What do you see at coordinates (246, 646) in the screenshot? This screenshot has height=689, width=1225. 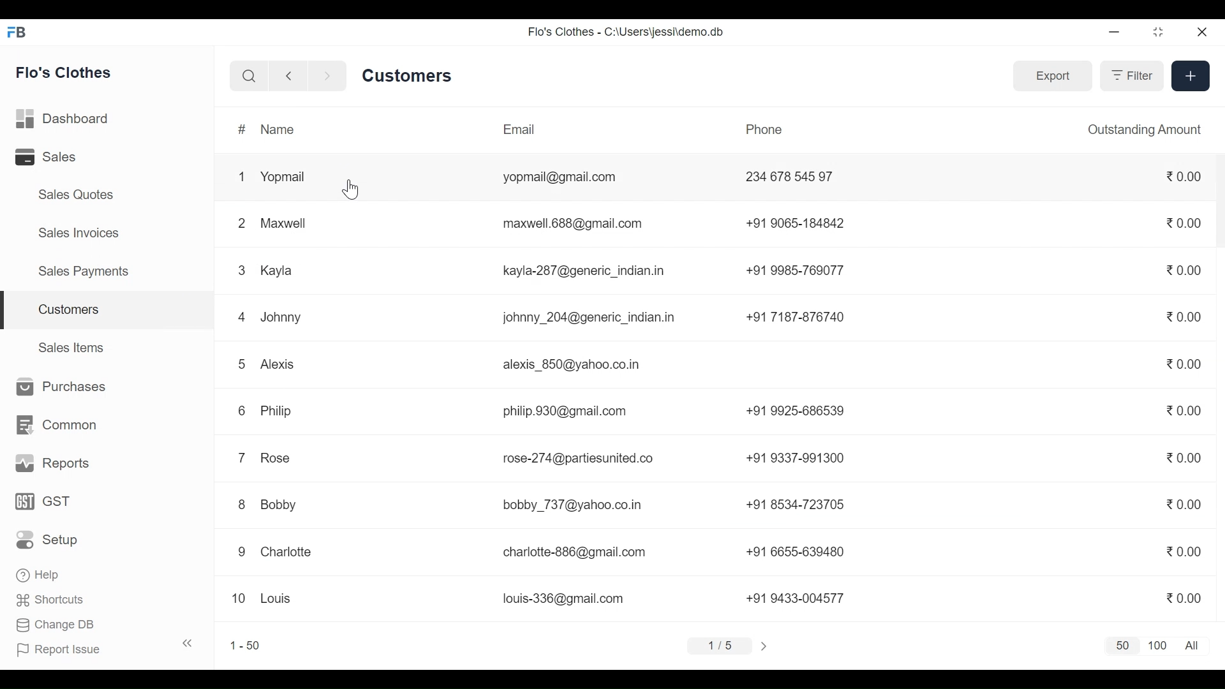 I see `1-50` at bounding box center [246, 646].